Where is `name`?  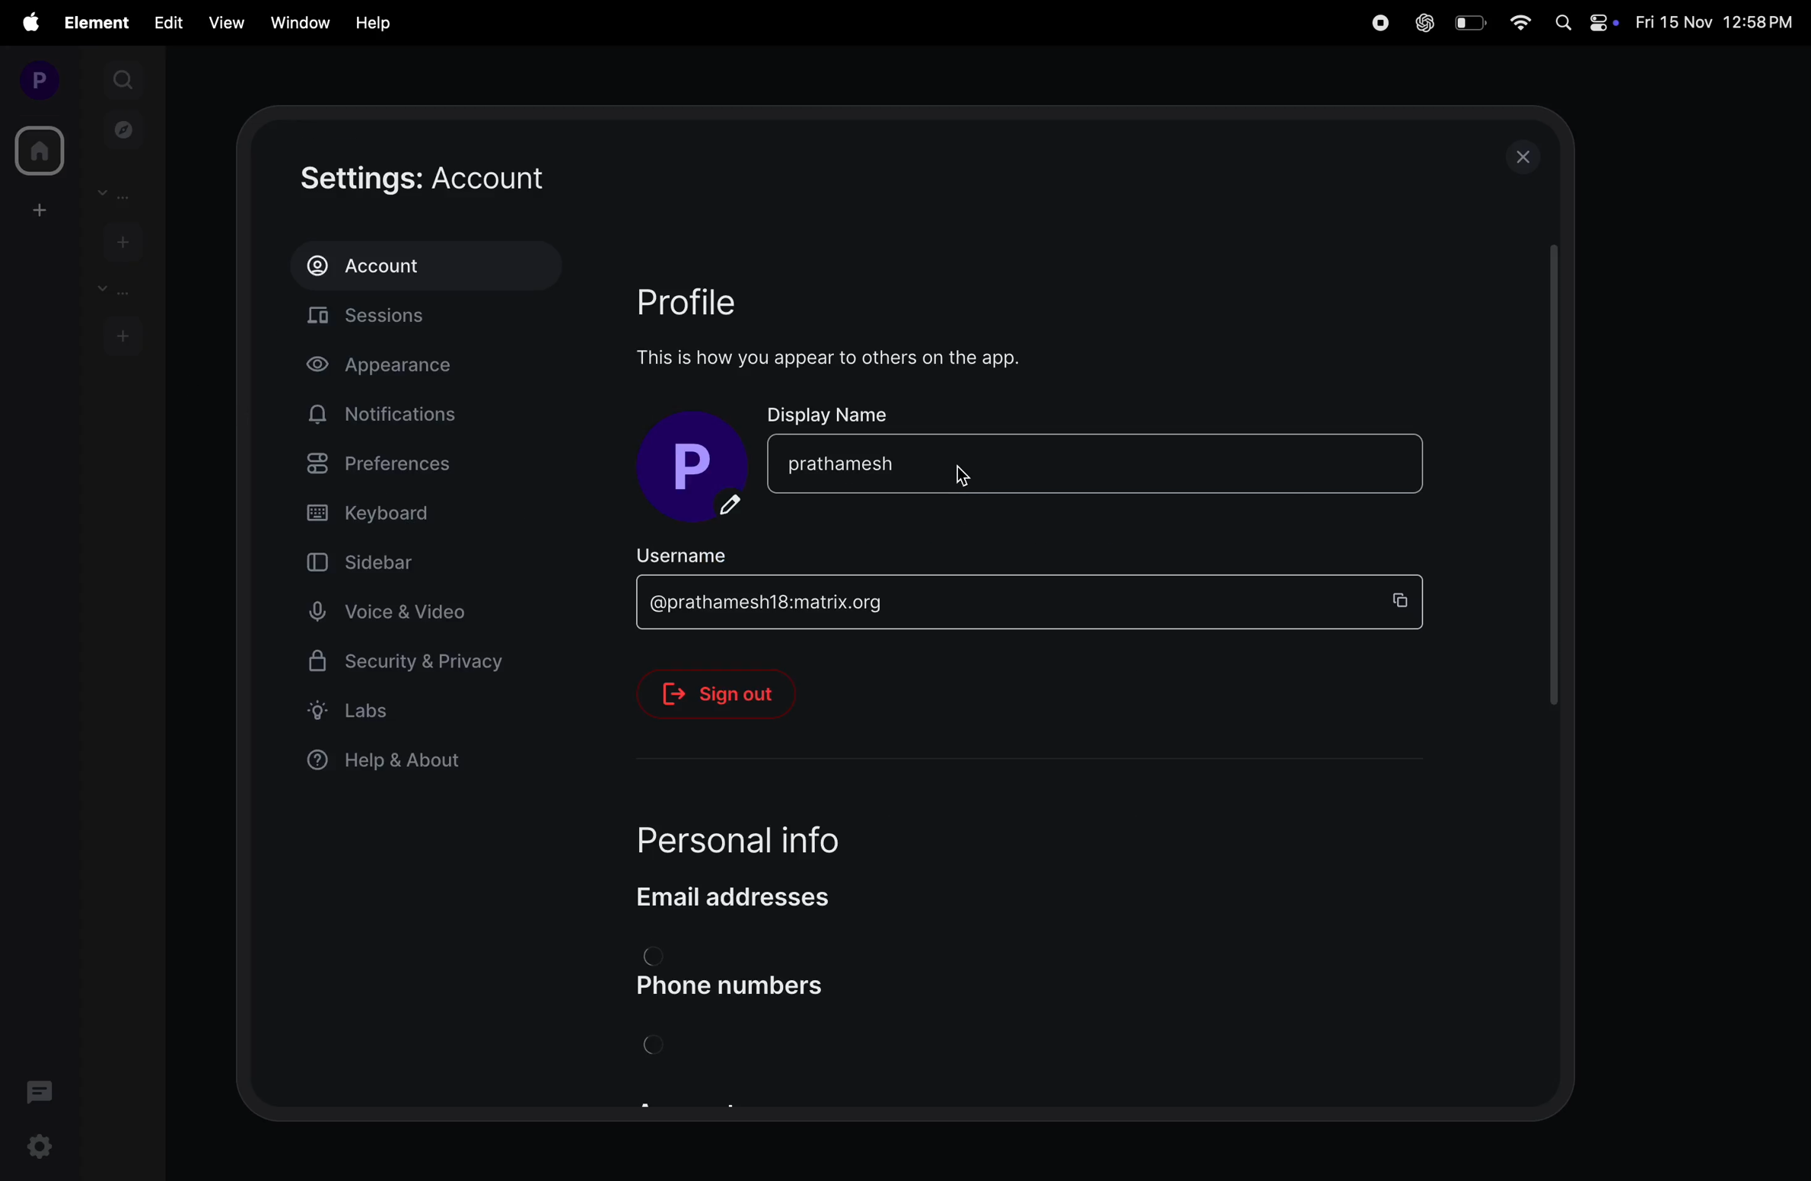
name is located at coordinates (1098, 462).